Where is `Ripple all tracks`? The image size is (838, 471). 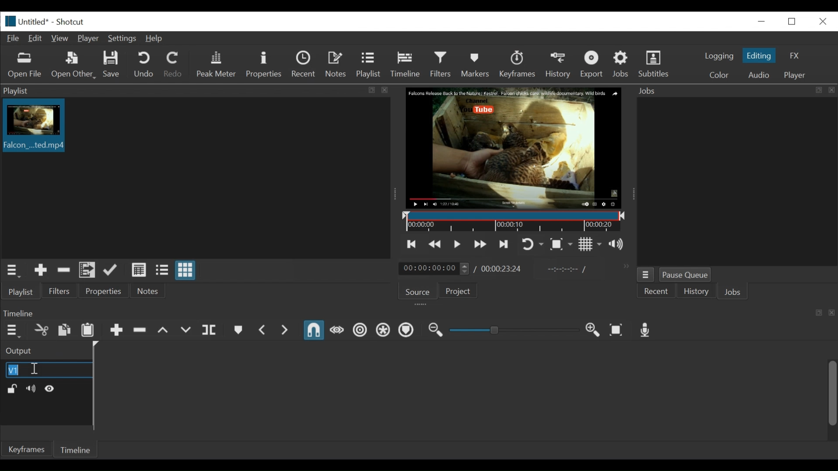
Ripple all tracks is located at coordinates (383, 330).